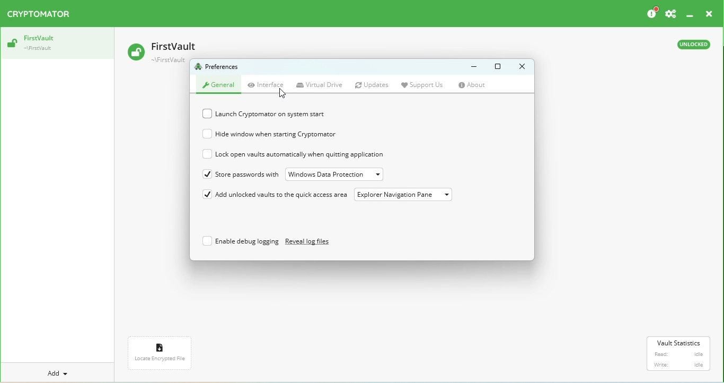  What do you see at coordinates (162, 355) in the screenshot?
I see `Locate encrypted file` at bounding box center [162, 355].